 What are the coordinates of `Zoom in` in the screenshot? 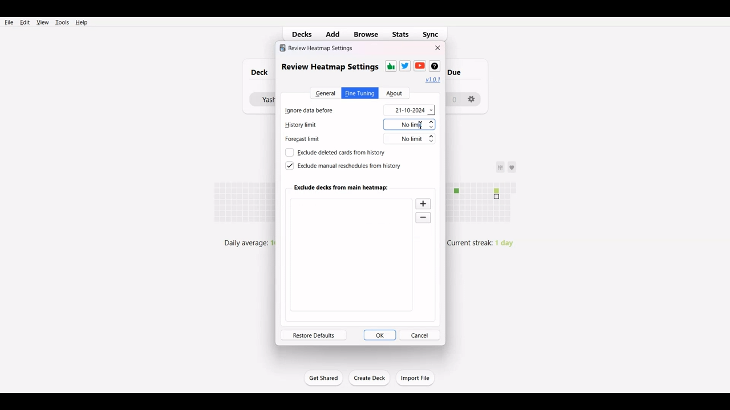 It's located at (424, 203).